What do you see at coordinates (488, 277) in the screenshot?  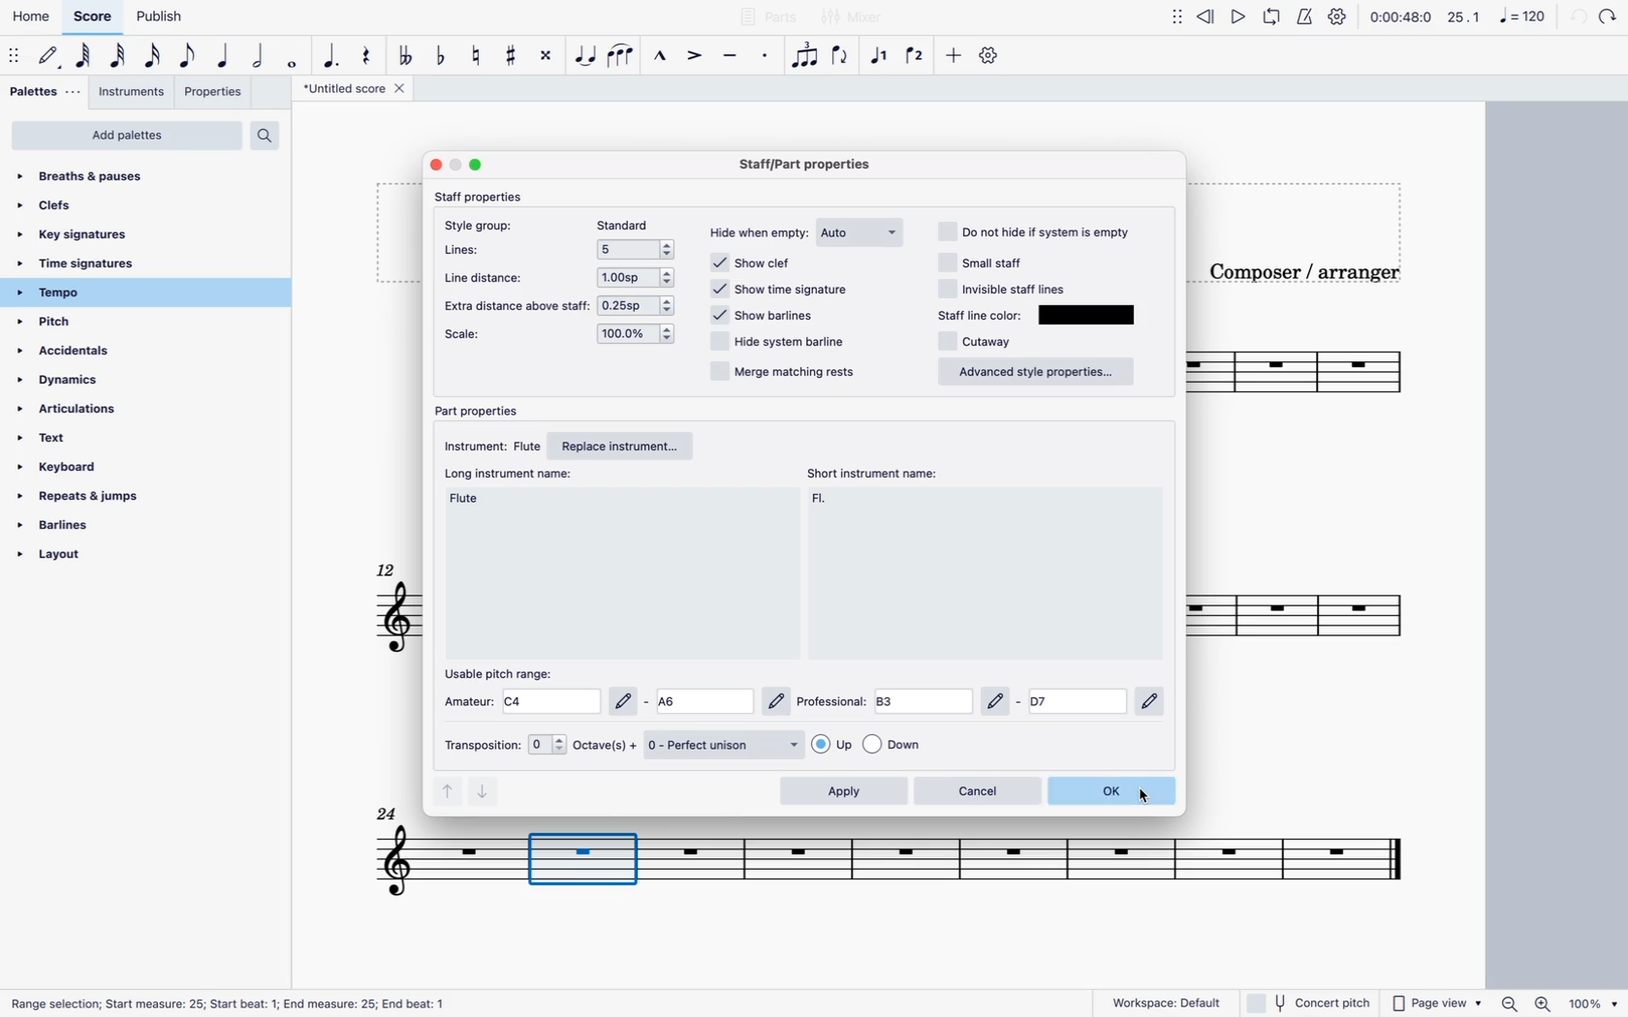 I see `line distance` at bounding box center [488, 277].